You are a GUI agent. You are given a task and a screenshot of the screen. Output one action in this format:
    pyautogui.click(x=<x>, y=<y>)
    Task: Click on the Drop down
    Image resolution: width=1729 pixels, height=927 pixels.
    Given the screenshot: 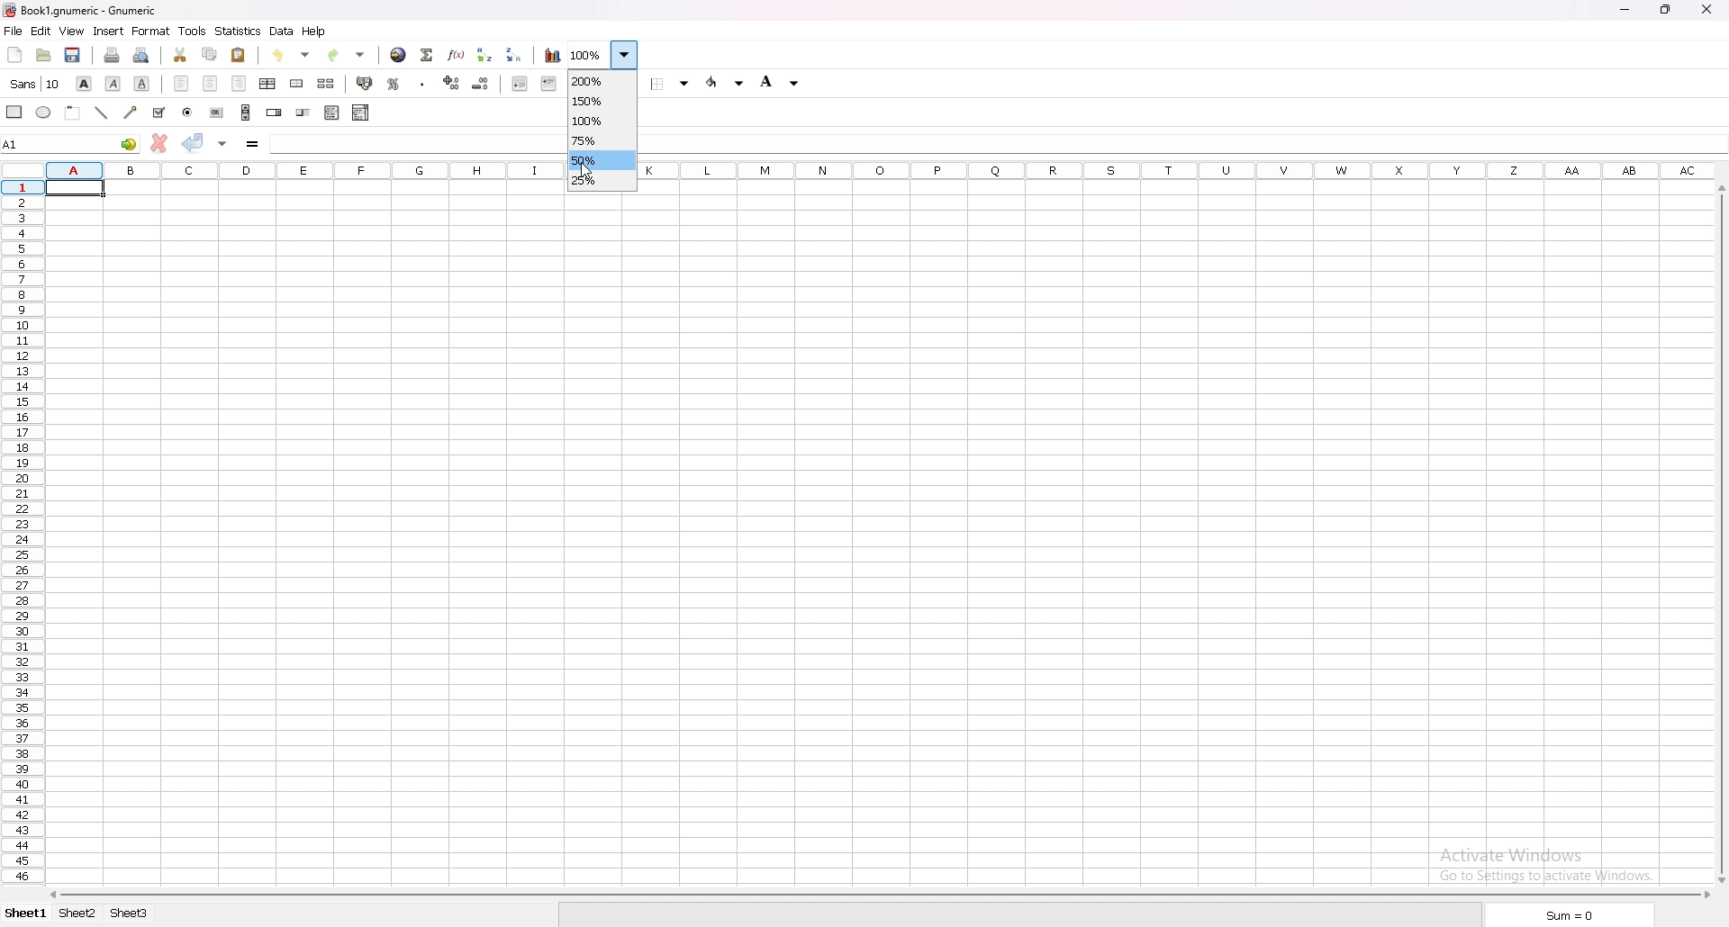 What is the action you would take?
    pyautogui.click(x=624, y=55)
    